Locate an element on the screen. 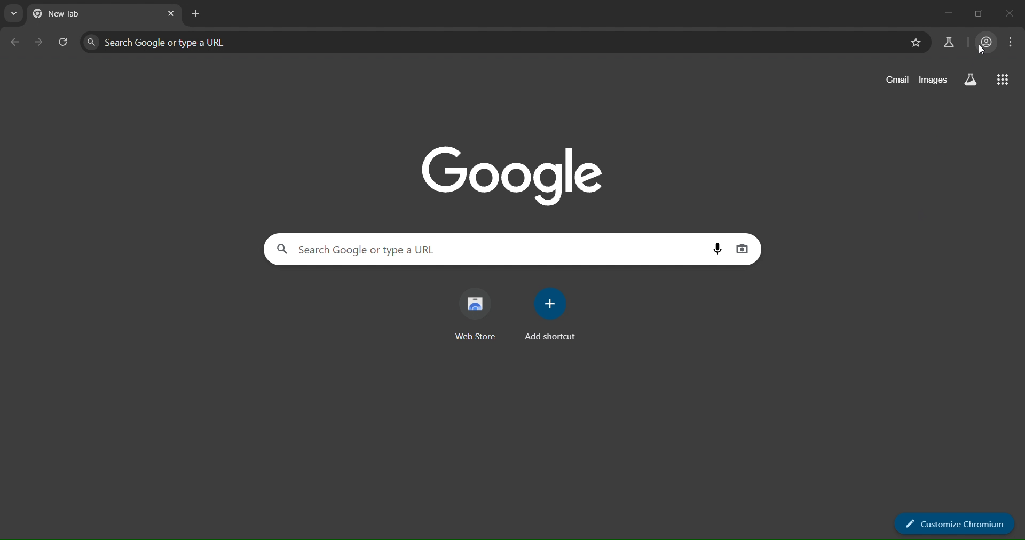 This screenshot has height=540, width=1025. webstore is located at coordinates (478, 315).